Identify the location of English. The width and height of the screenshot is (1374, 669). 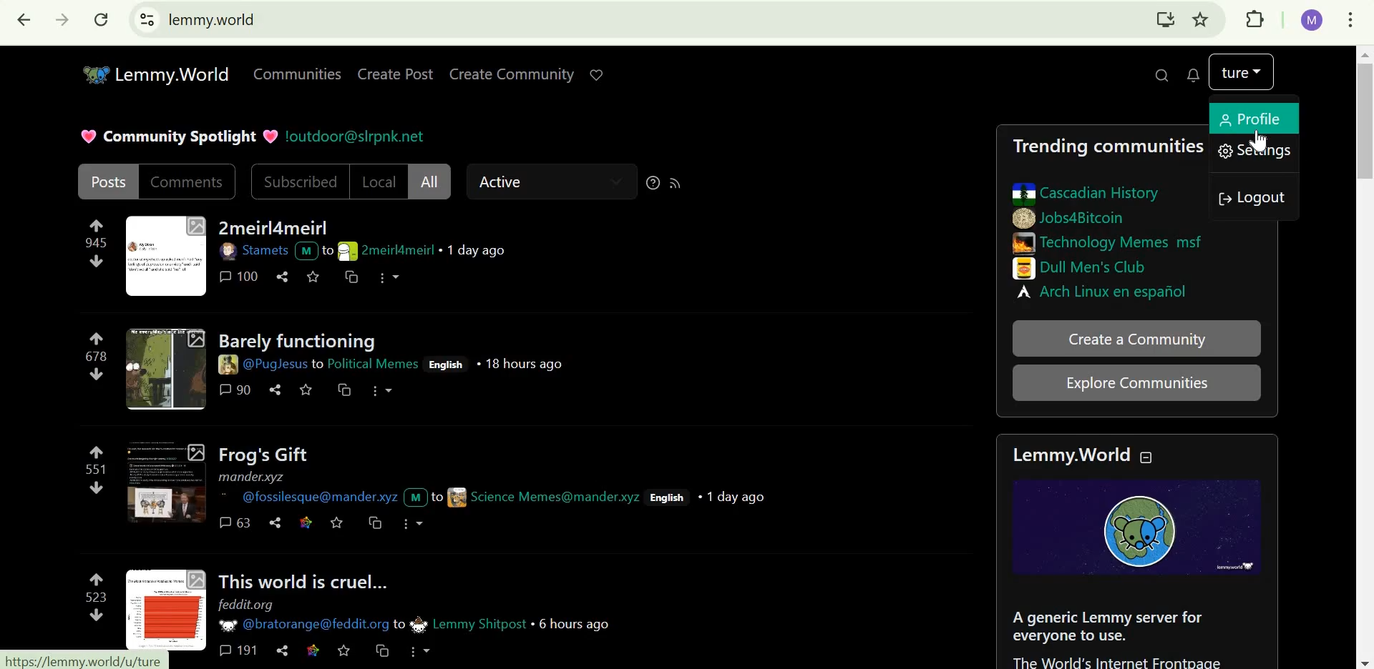
(670, 498).